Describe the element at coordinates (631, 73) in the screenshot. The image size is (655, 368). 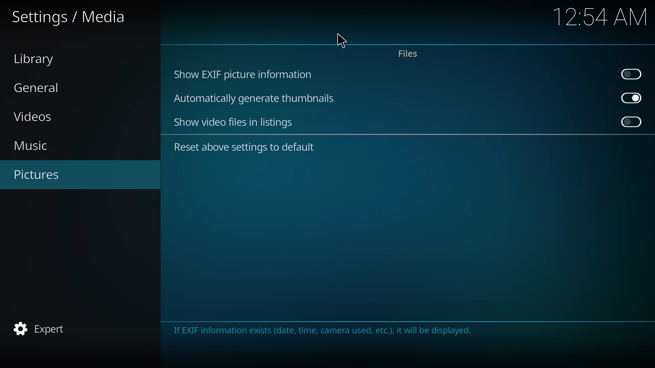
I see `disabled` at that location.